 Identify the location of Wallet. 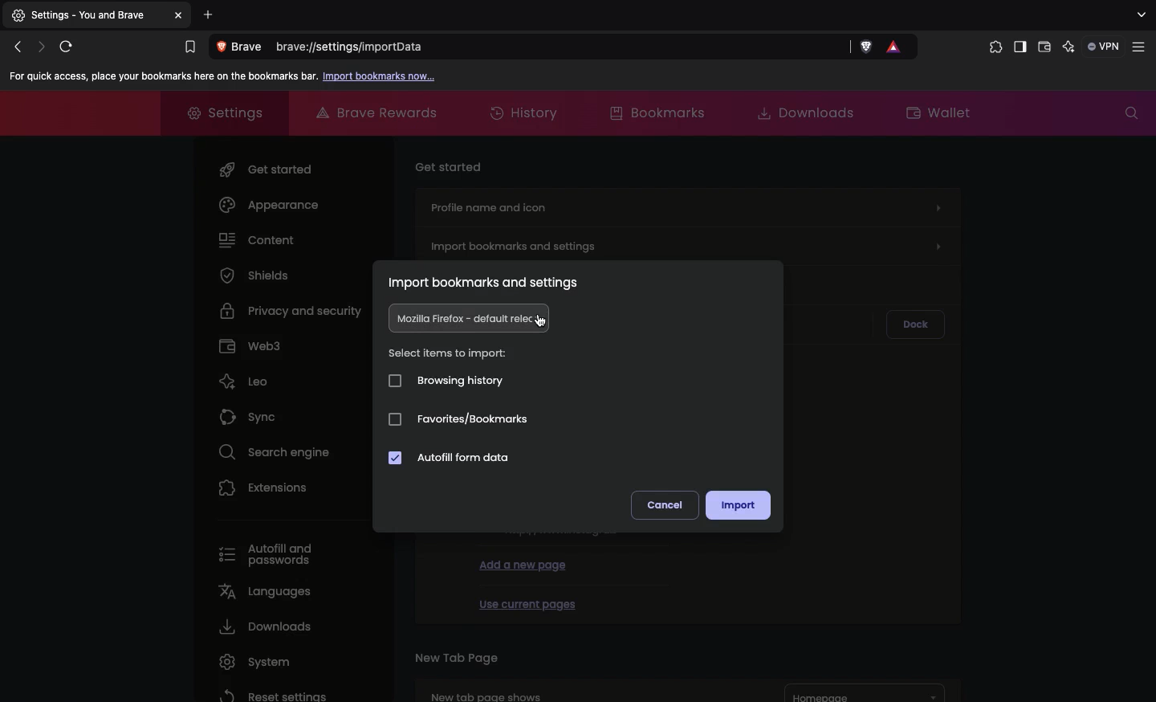
(940, 111).